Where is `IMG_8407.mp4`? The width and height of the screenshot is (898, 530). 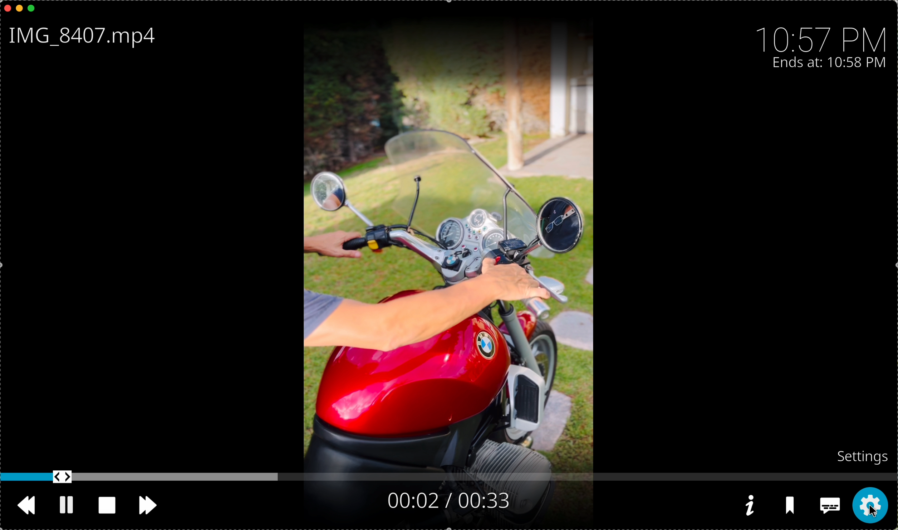 IMG_8407.mp4 is located at coordinates (86, 37).